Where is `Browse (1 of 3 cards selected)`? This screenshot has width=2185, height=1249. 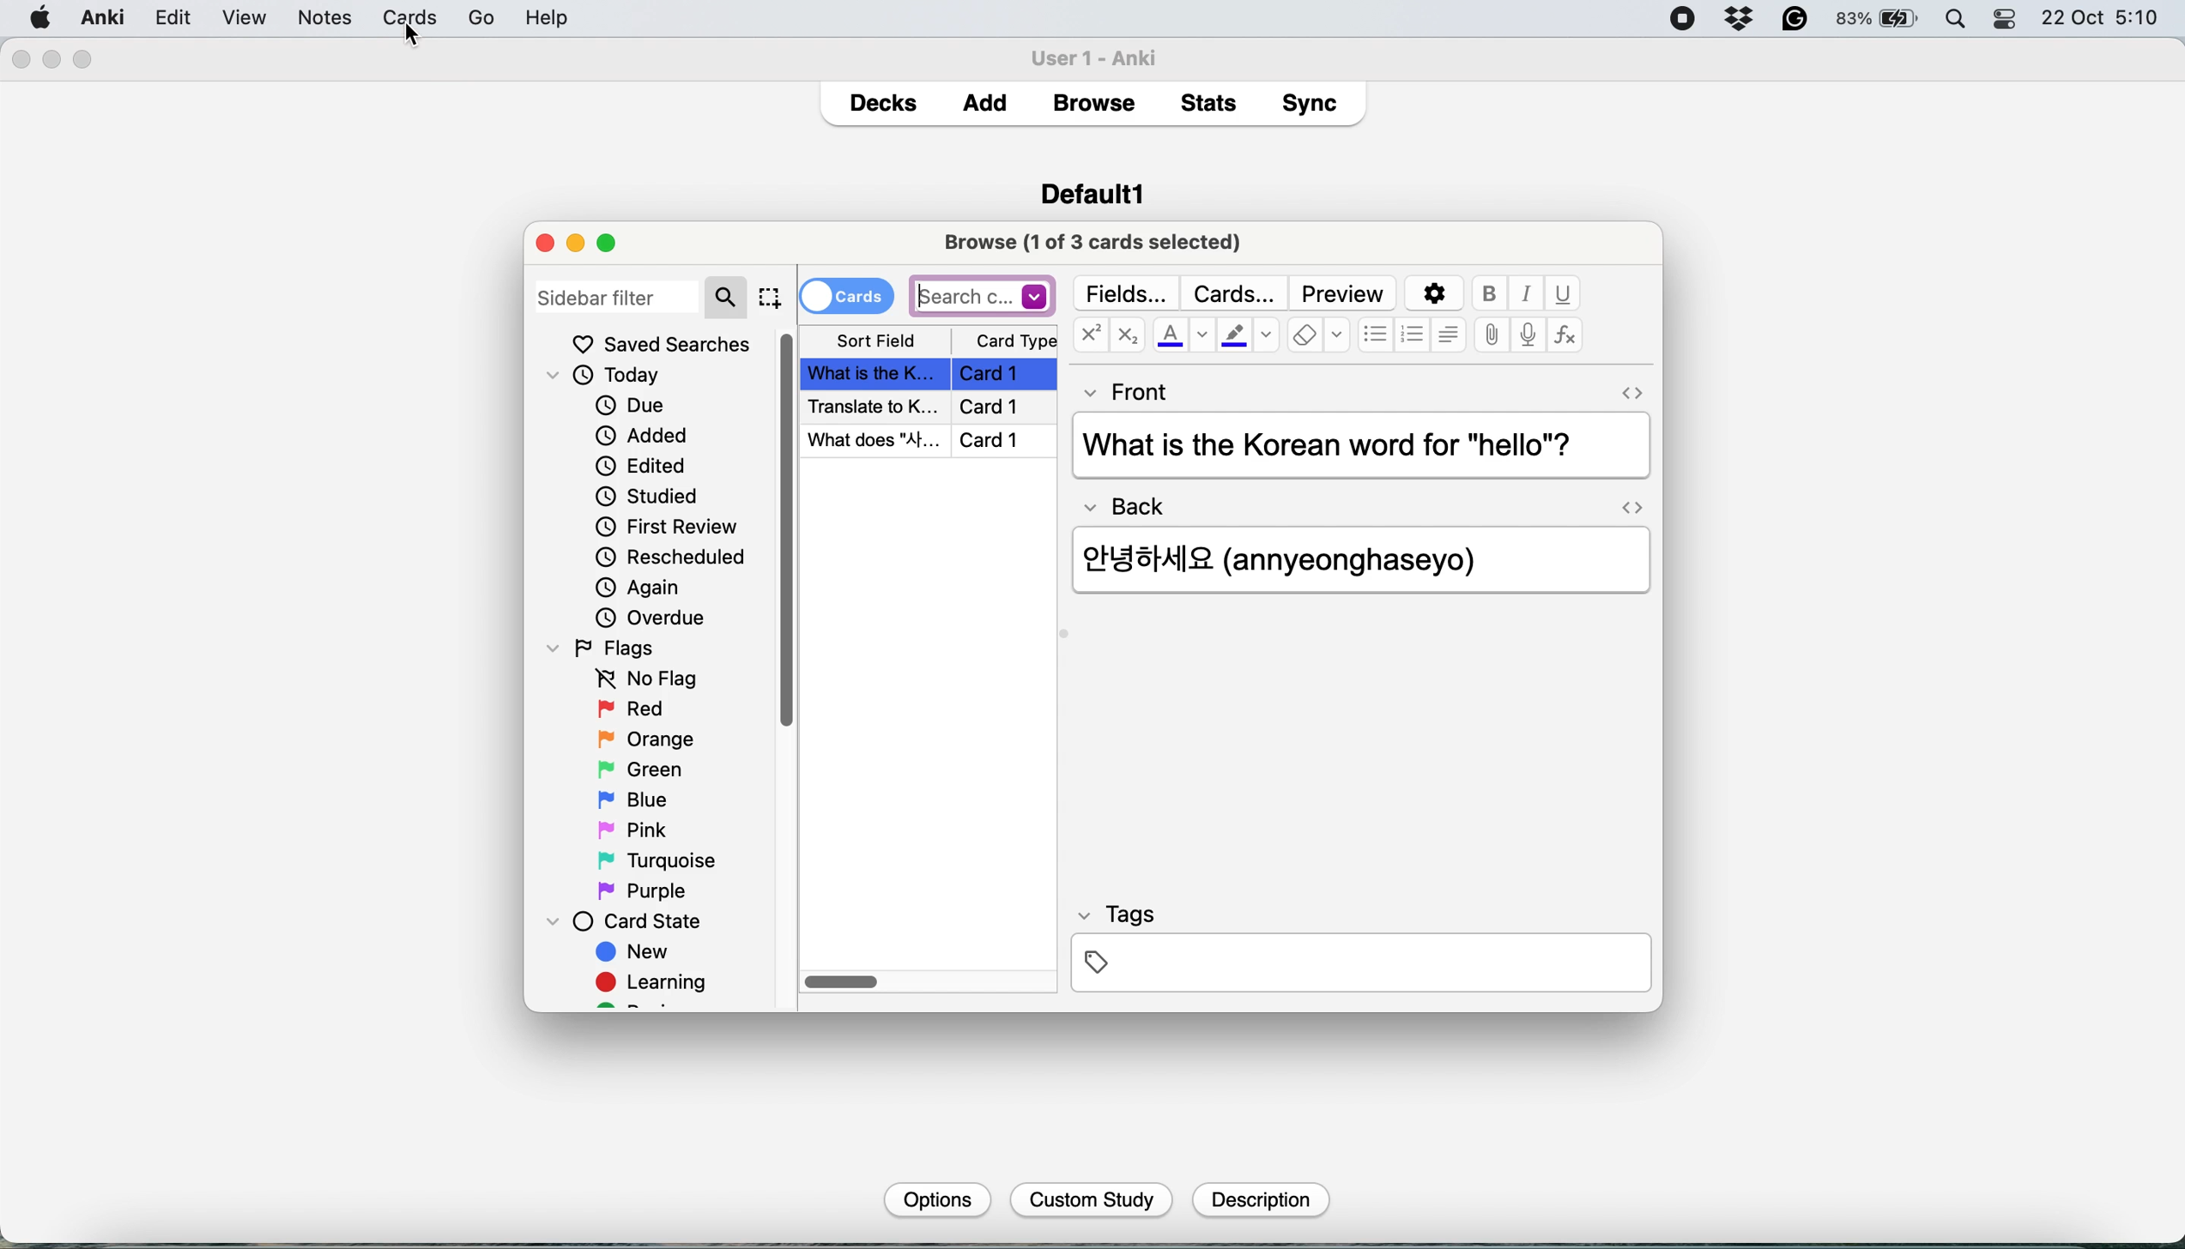 Browse (1 of 3 cards selected) is located at coordinates (1099, 240).